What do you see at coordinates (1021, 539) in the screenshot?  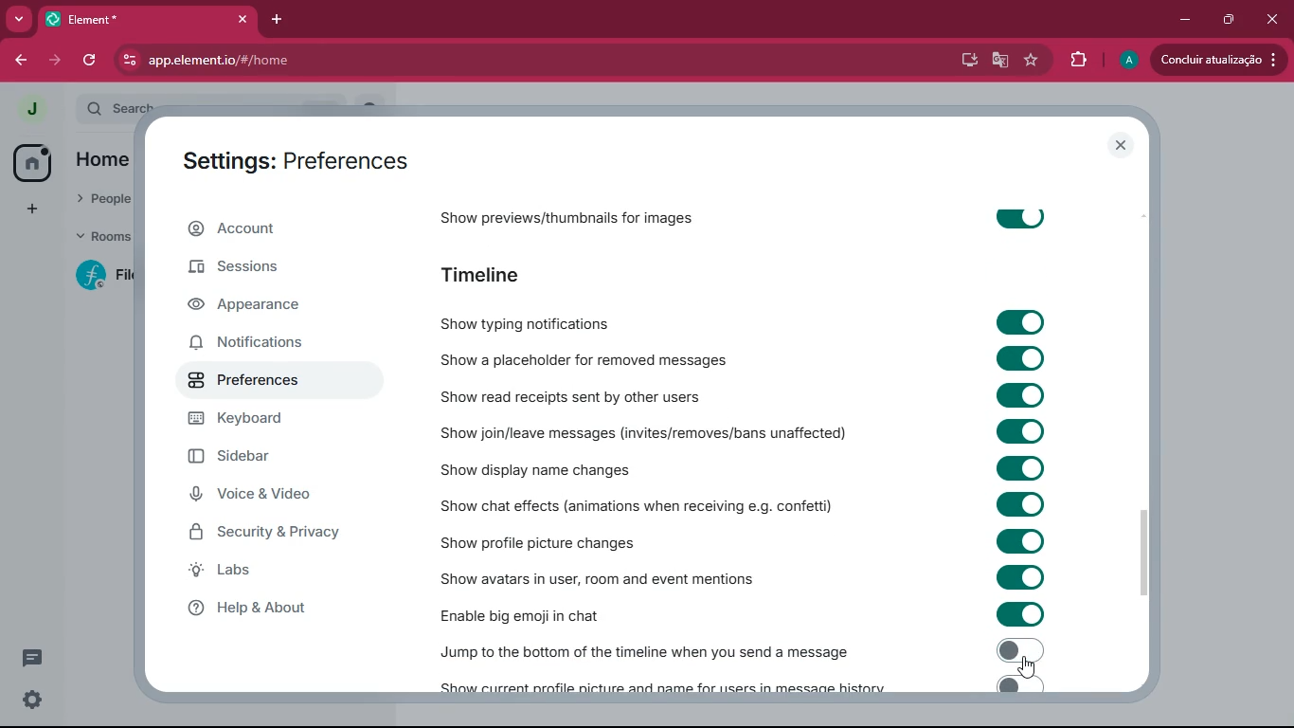 I see `toggle on ` at bounding box center [1021, 539].